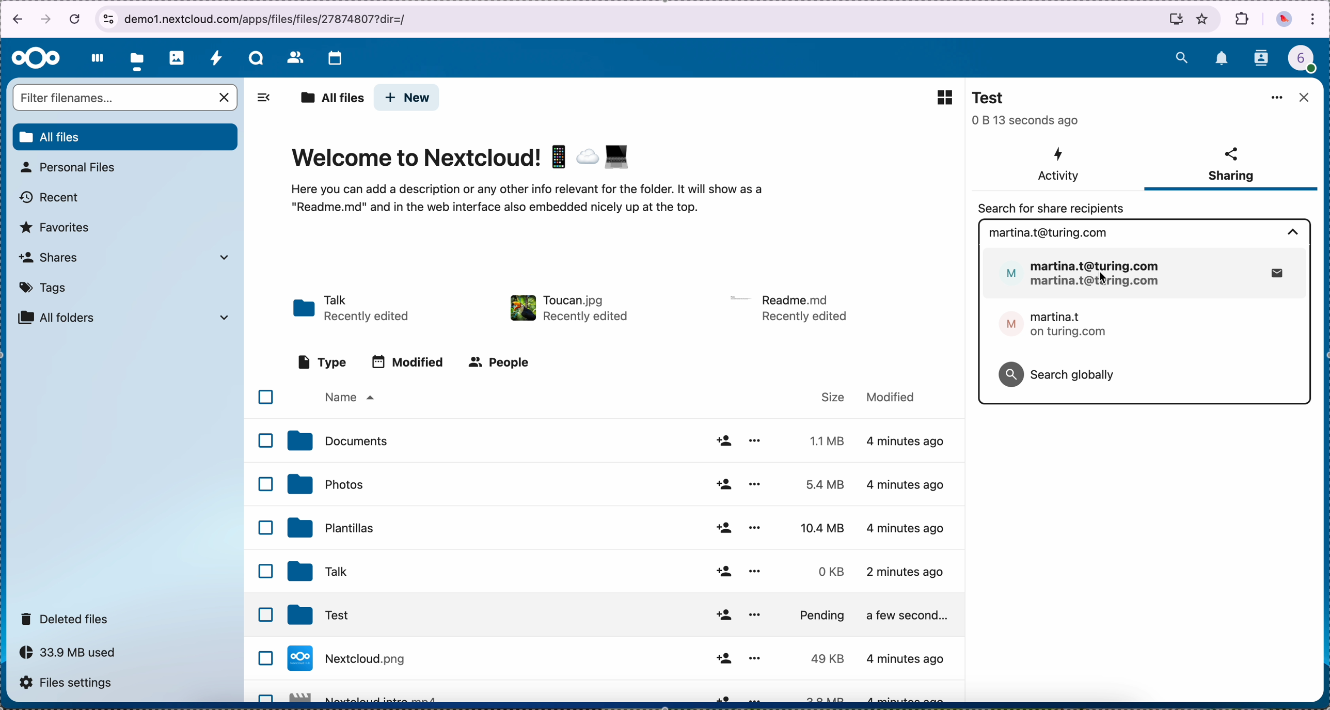 Image resolution: width=1330 pixels, height=710 pixels. I want to click on talk folder, so click(353, 309).